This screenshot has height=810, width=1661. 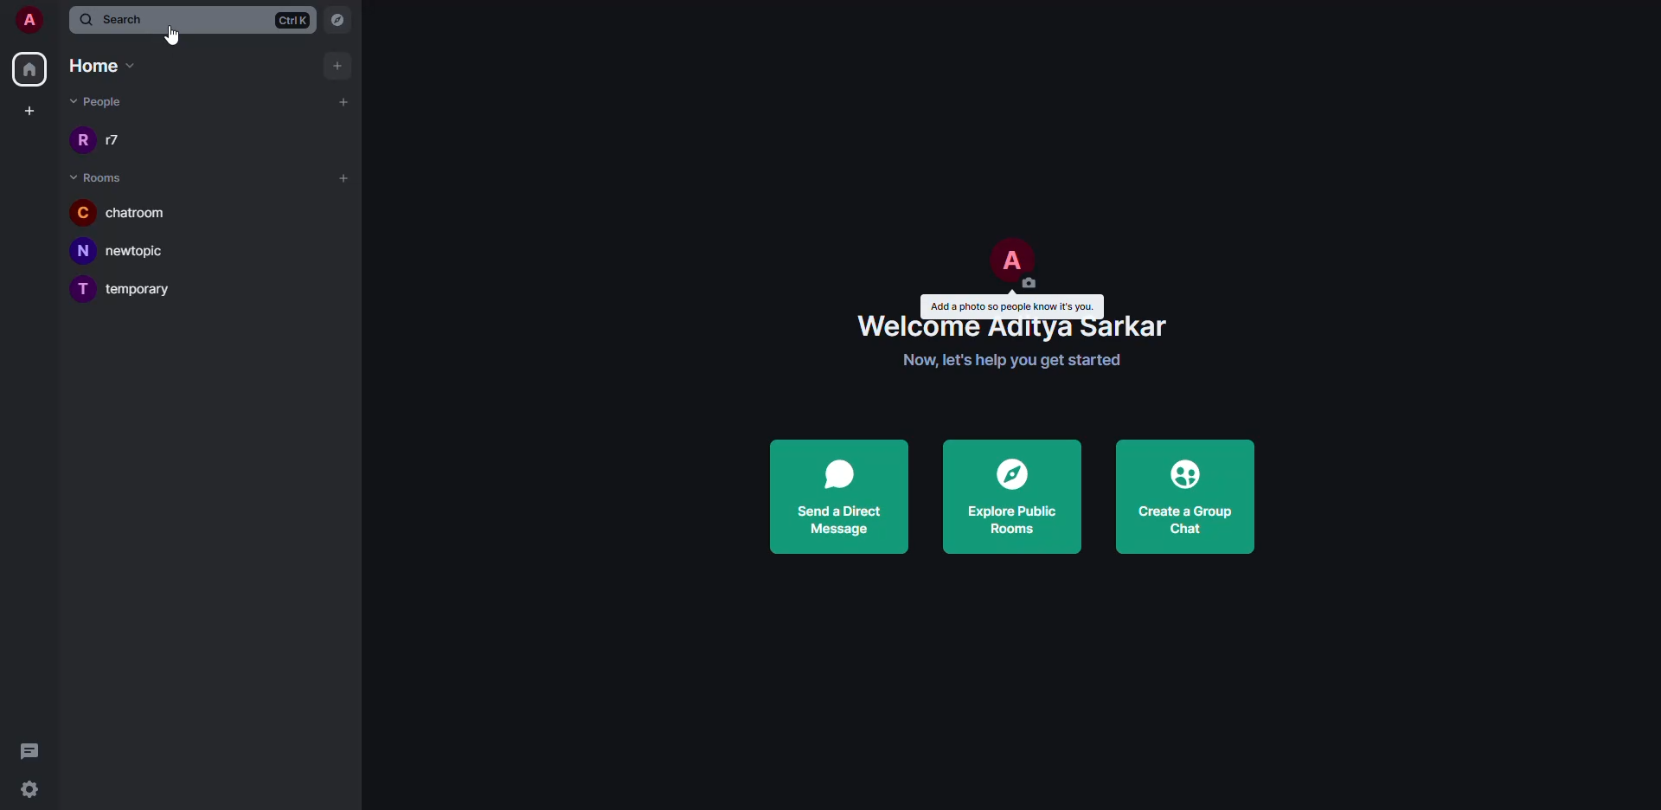 What do you see at coordinates (346, 179) in the screenshot?
I see `add` at bounding box center [346, 179].